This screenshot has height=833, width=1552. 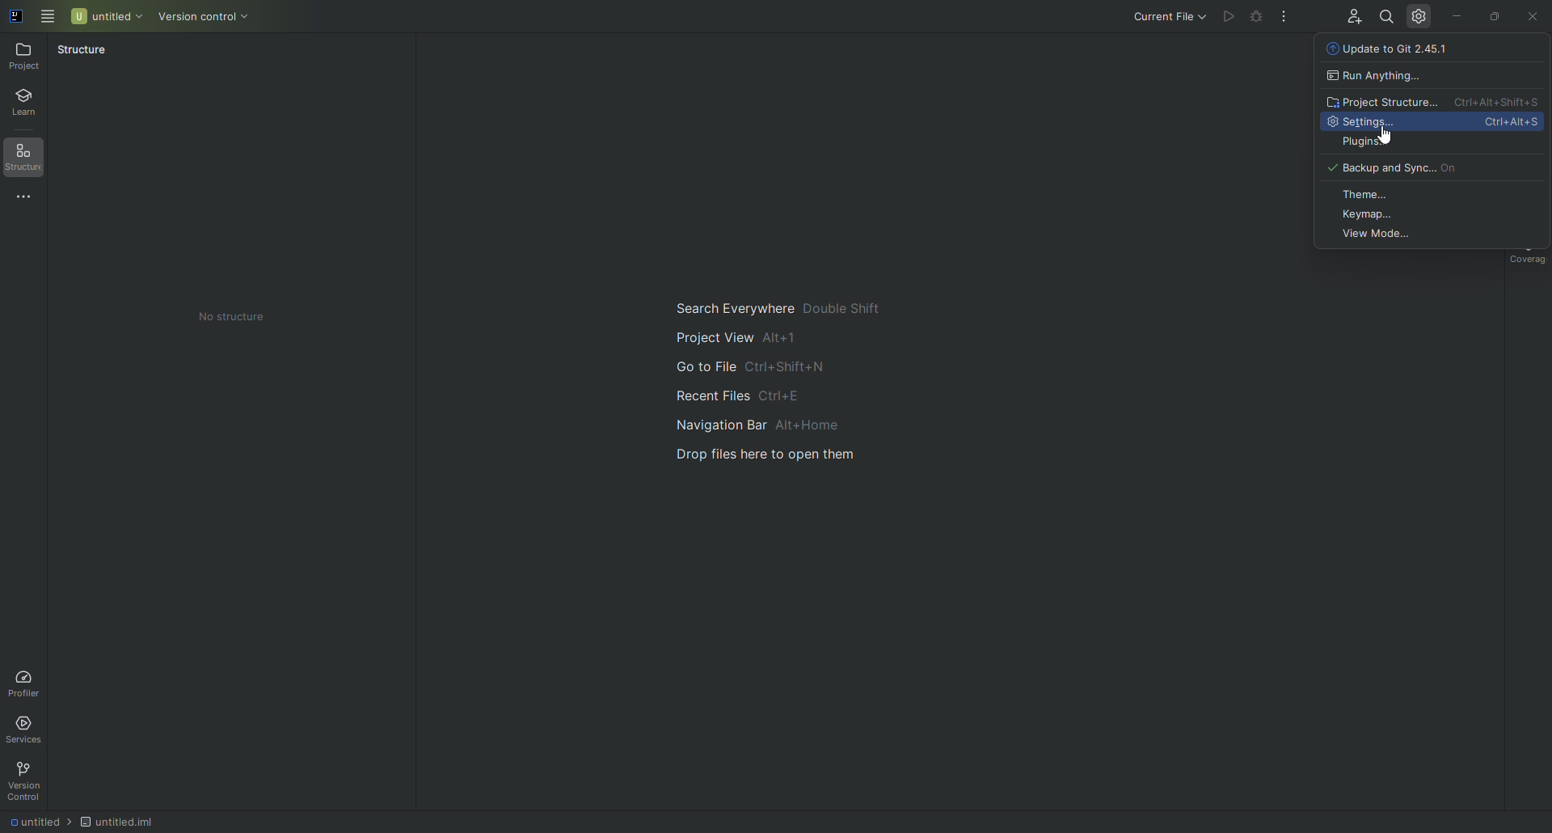 I want to click on Updates and Settings, so click(x=1422, y=20).